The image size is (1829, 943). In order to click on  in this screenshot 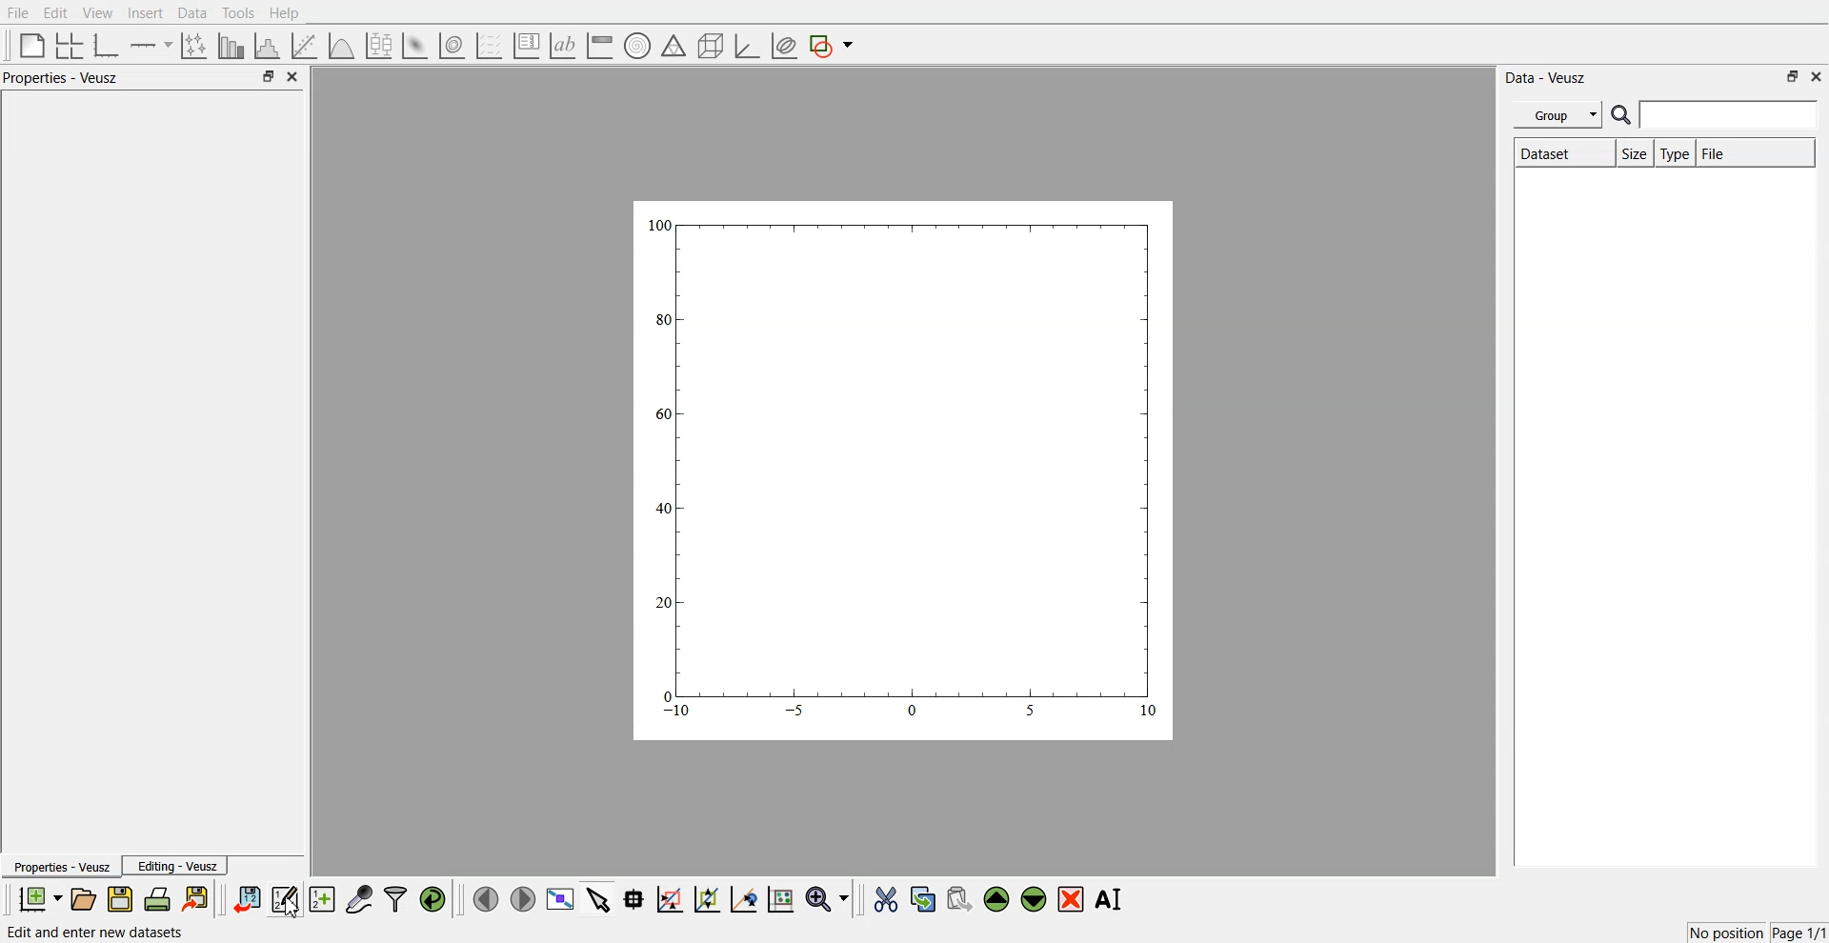, I will do `click(1558, 115)`.